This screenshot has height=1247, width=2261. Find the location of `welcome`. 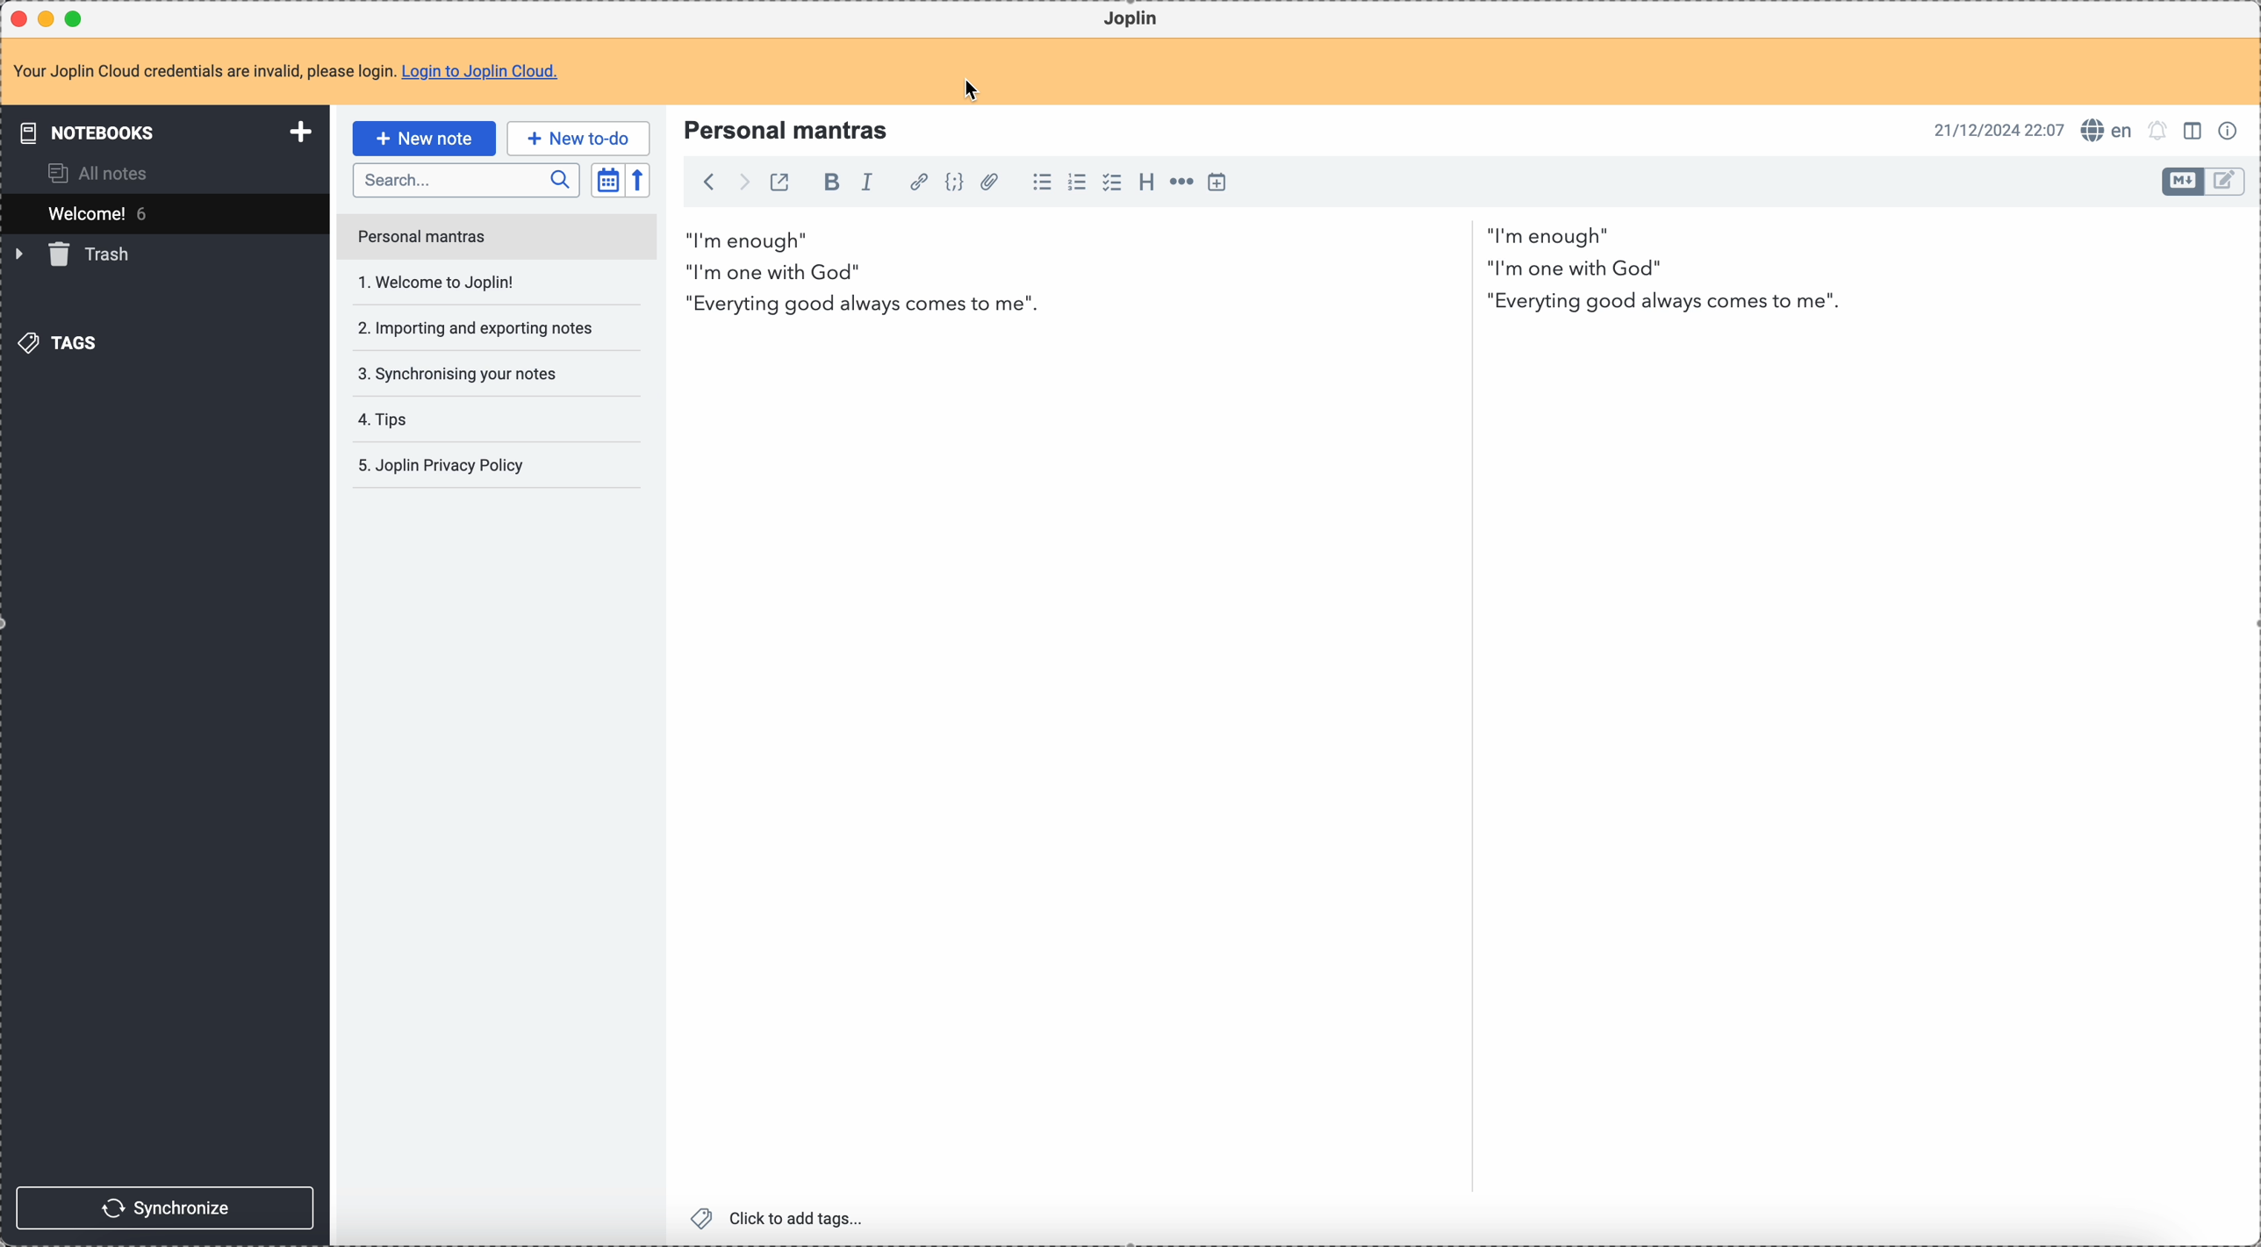

welcome is located at coordinates (164, 213).